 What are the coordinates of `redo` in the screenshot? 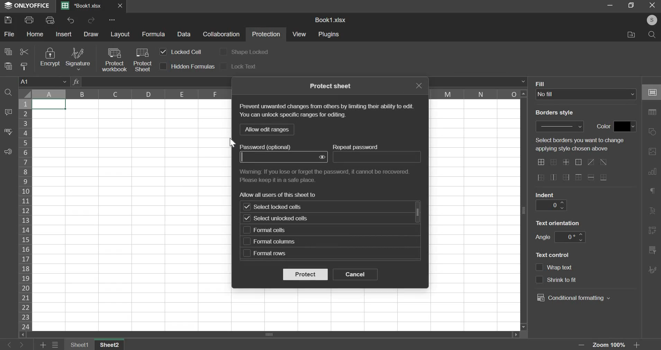 It's located at (91, 20).